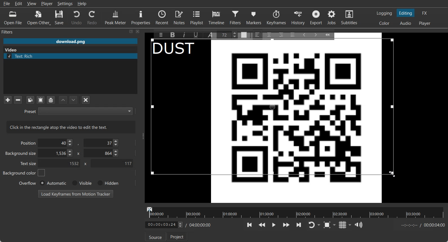  Describe the element at coordinates (343, 225) in the screenshot. I see `Toggle grid display on the player` at that location.